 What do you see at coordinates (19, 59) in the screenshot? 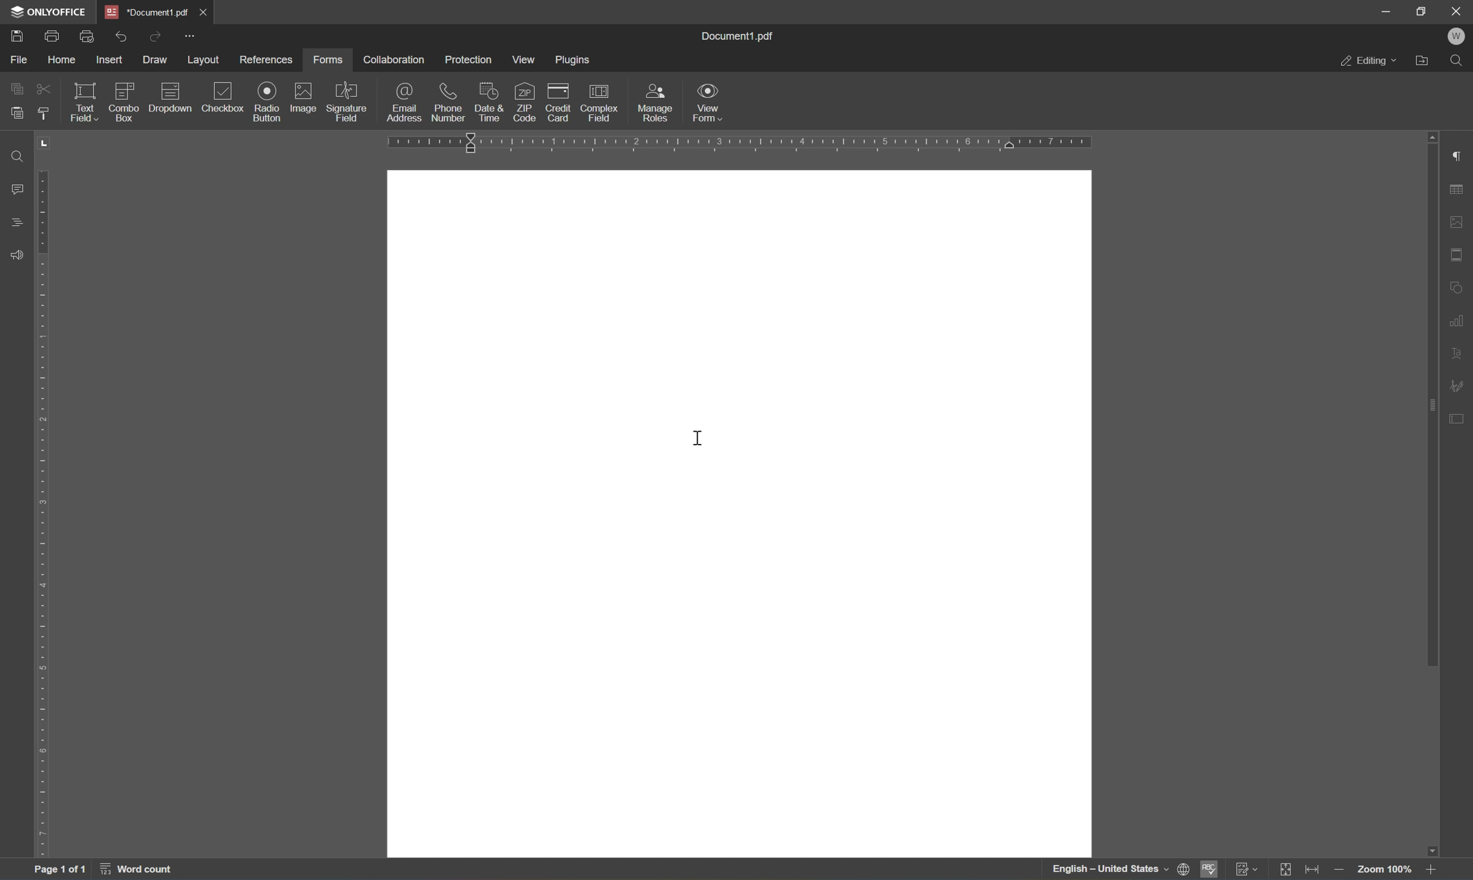
I see `file` at bounding box center [19, 59].